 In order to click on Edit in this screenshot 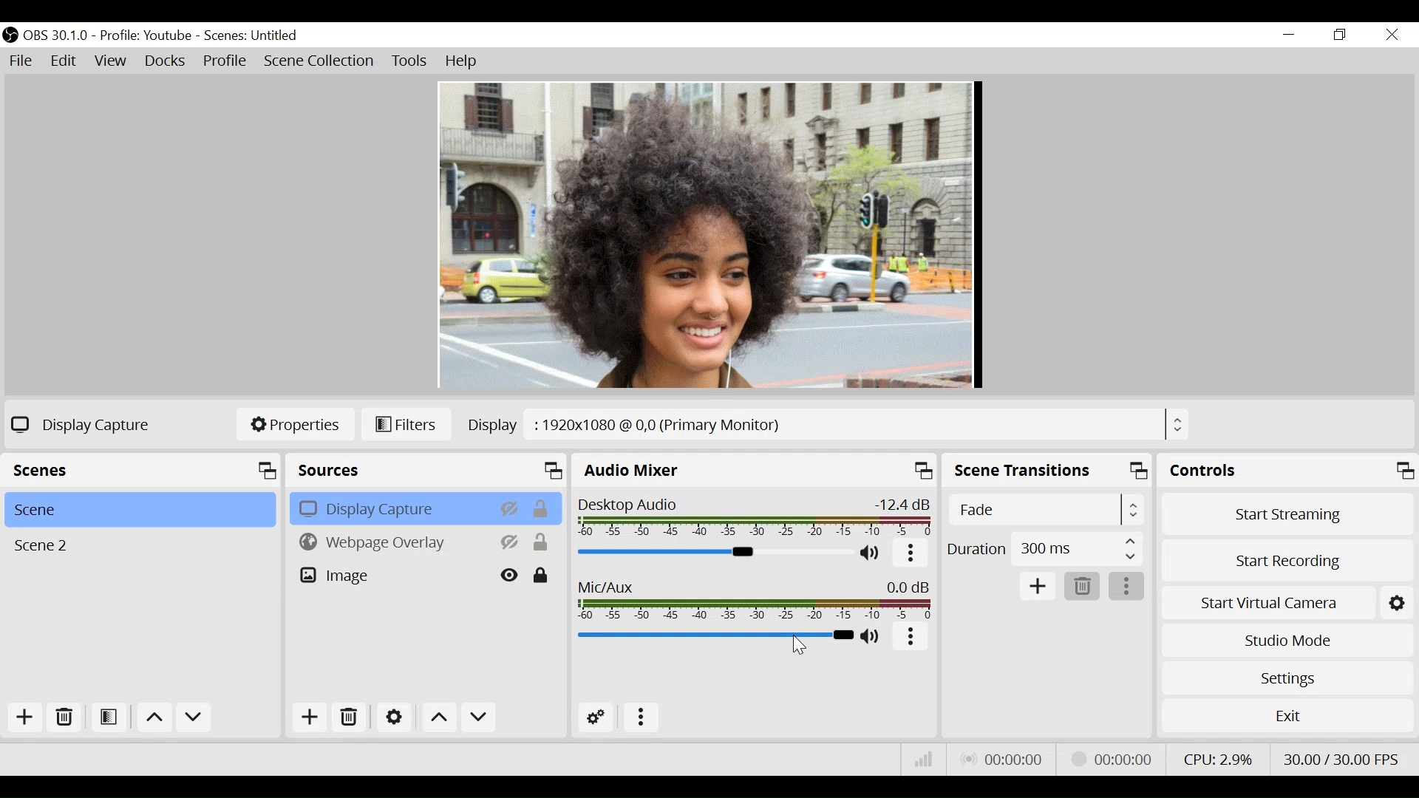, I will do `click(64, 61)`.